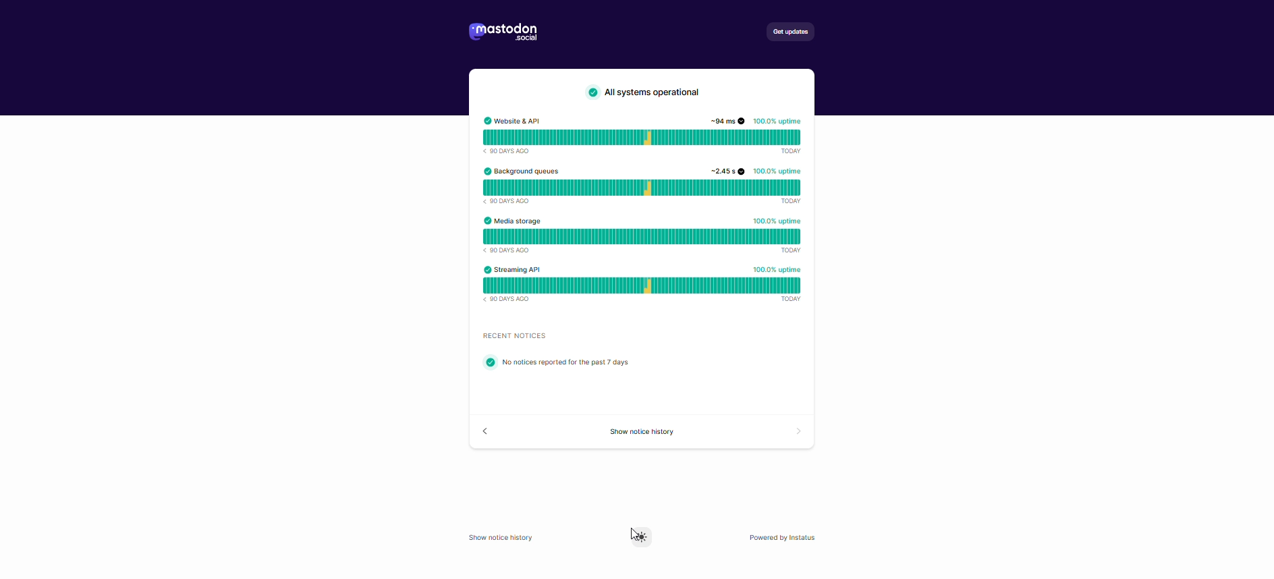 The image size is (1274, 579). What do you see at coordinates (789, 33) in the screenshot?
I see `get updates` at bounding box center [789, 33].